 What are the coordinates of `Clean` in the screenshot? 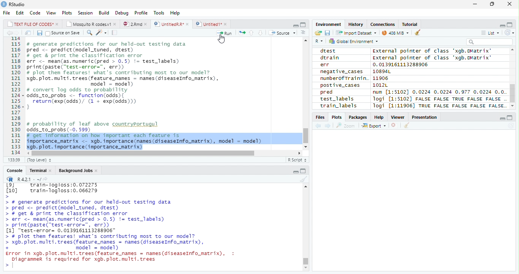 It's located at (302, 179).